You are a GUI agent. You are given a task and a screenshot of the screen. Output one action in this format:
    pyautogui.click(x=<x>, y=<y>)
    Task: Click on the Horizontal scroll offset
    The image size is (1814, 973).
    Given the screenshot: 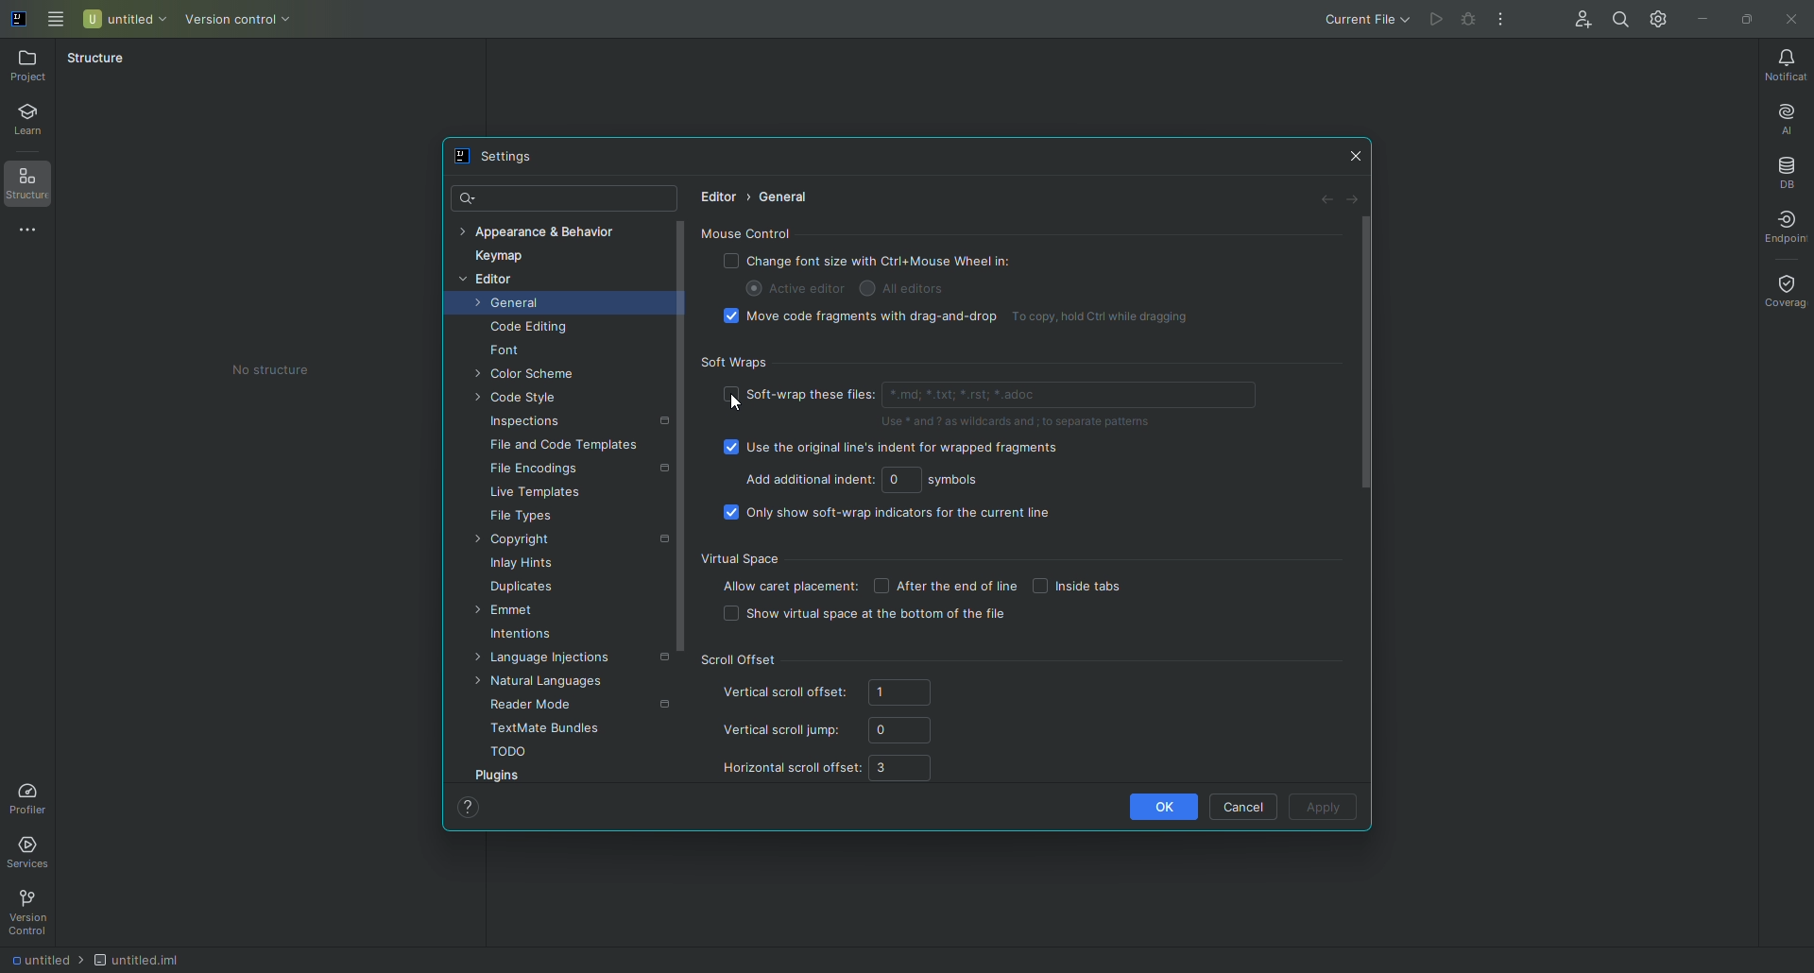 What is the action you would take?
    pyautogui.click(x=831, y=769)
    